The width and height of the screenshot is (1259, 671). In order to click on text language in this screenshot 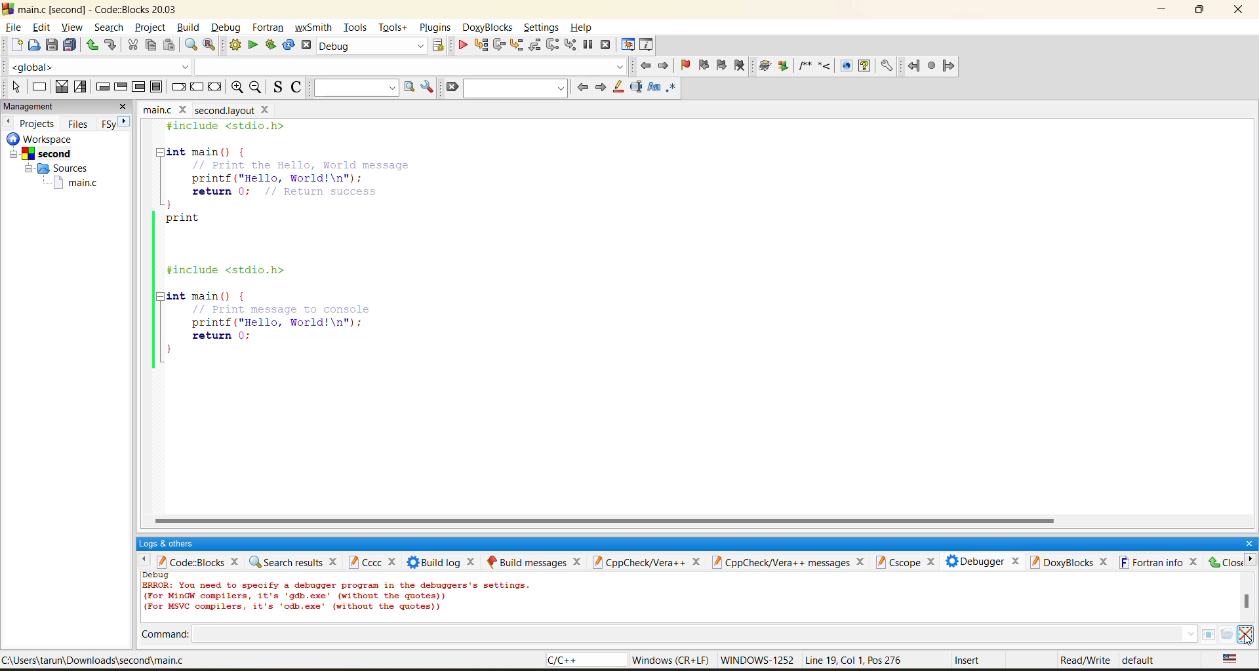, I will do `click(1233, 661)`.